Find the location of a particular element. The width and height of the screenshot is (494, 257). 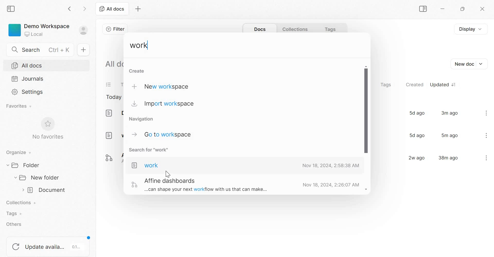

import workspace is located at coordinates (163, 104).